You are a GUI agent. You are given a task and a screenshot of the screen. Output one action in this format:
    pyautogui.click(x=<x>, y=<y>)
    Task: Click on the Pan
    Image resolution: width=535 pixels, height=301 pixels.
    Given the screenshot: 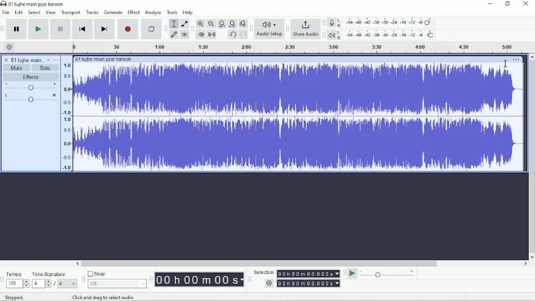 What is the action you would take?
    pyautogui.click(x=29, y=98)
    